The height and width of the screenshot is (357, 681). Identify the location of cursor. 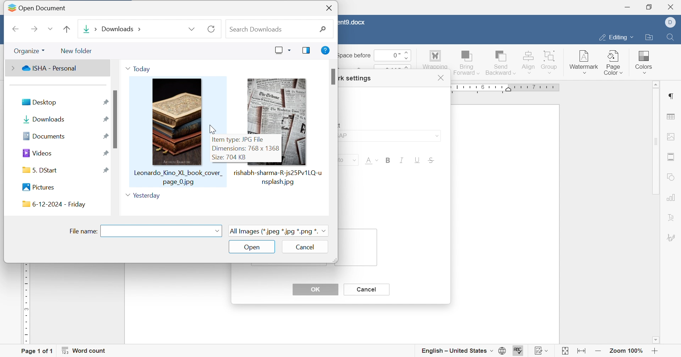
(213, 131).